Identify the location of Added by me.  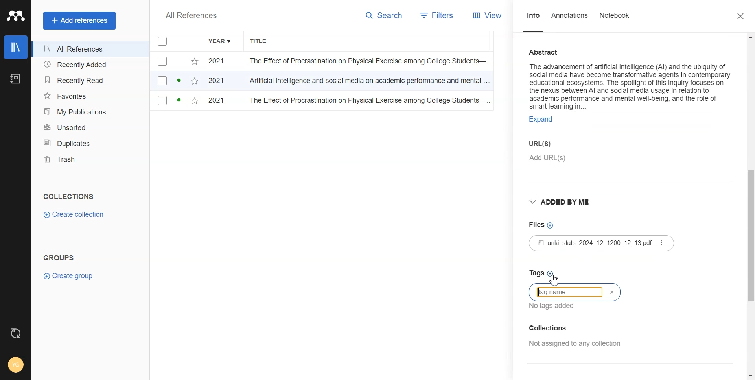
(561, 201).